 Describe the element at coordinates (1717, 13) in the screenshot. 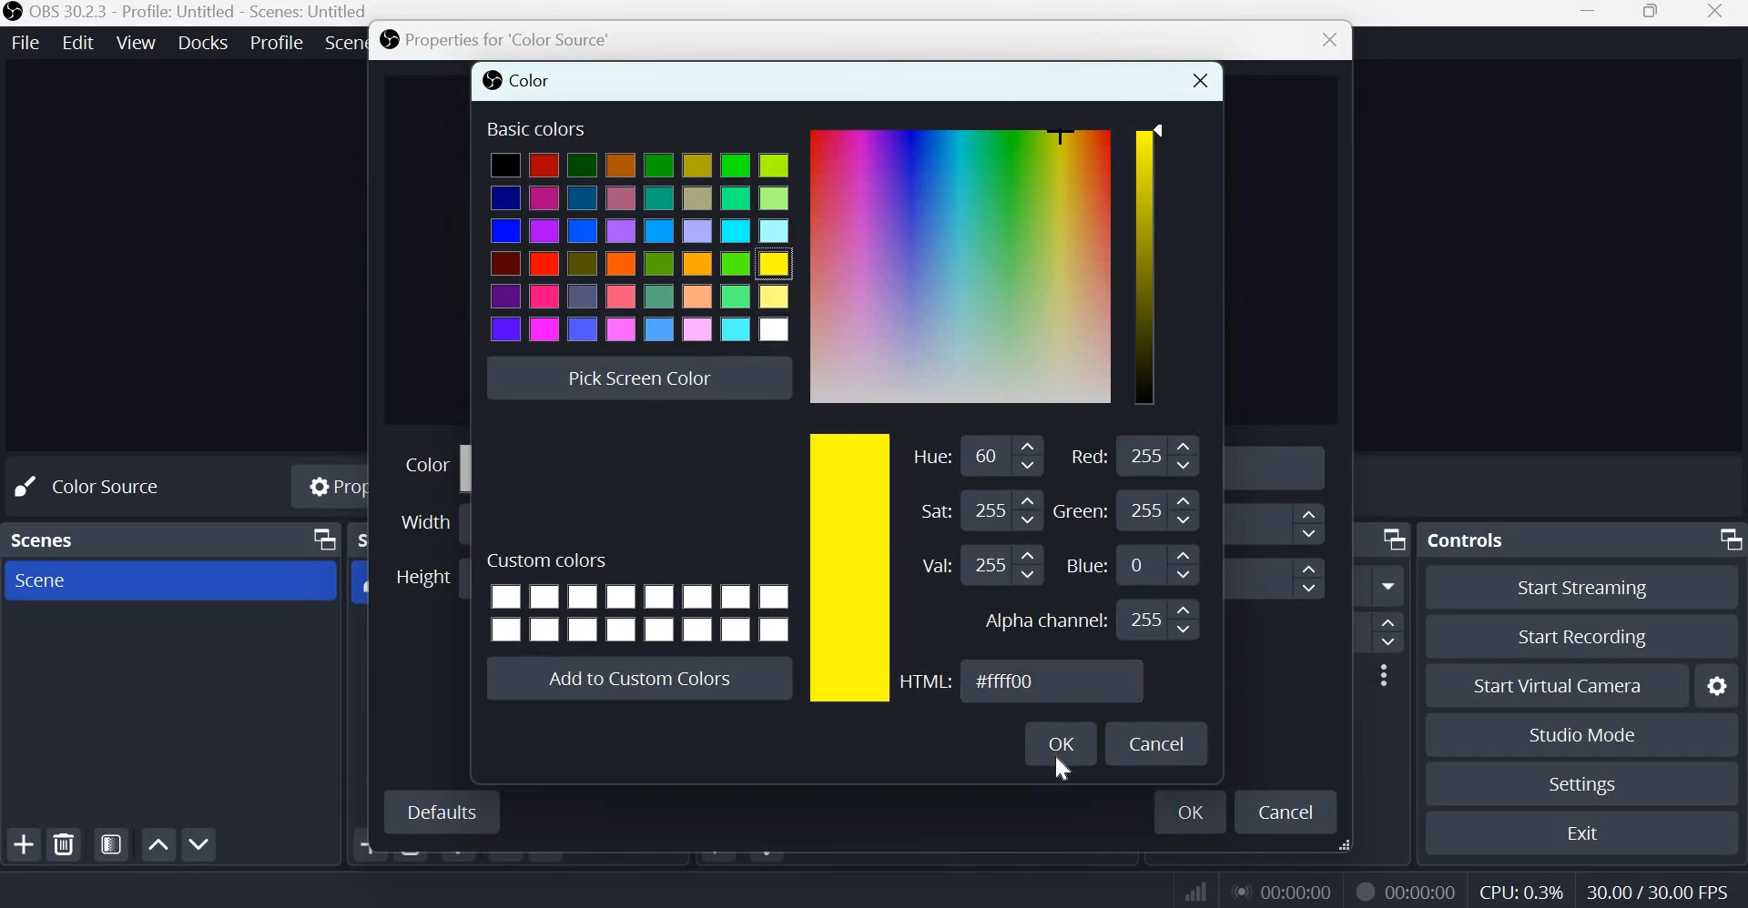

I see `Close` at that location.